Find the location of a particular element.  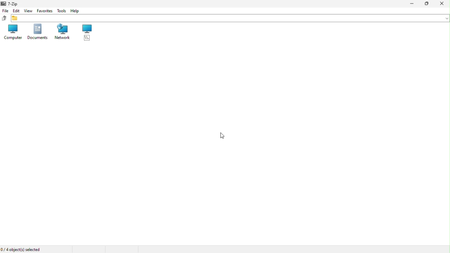

View is located at coordinates (28, 11).